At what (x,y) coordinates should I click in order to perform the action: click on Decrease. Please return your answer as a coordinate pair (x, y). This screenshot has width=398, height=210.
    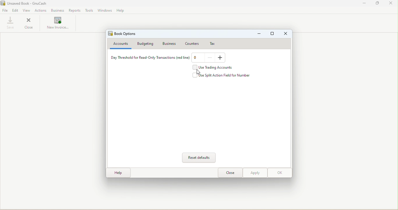
    Looking at the image, I should click on (210, 58).